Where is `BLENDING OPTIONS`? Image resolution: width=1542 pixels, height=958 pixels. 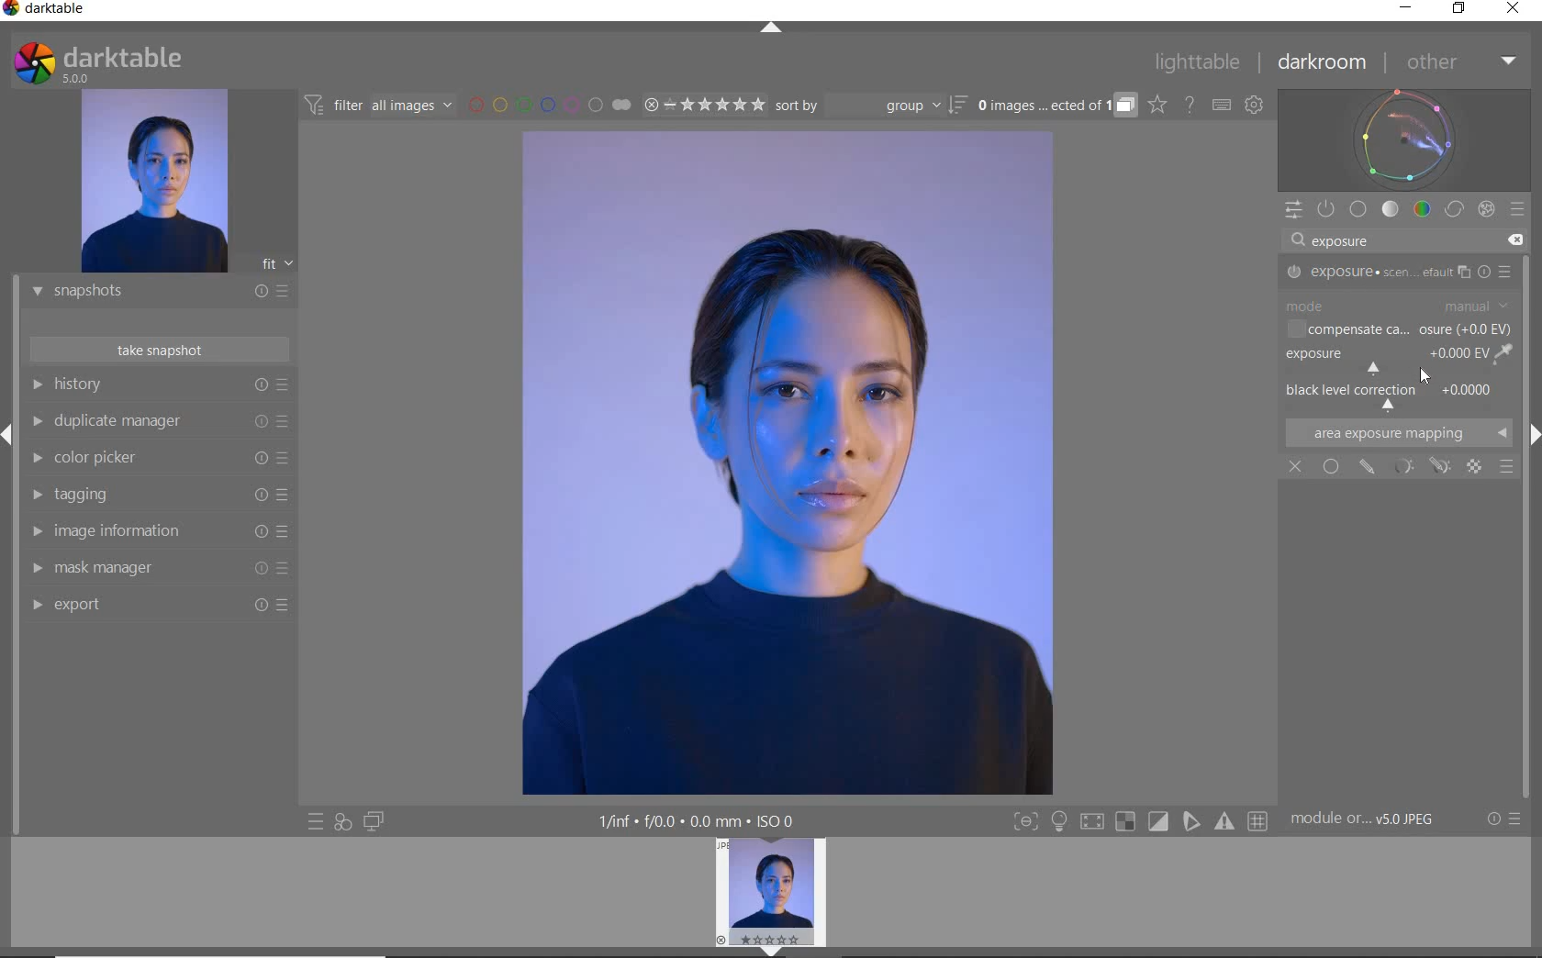 BLENDING OPTIONS is located at coordinates (1507, 467).